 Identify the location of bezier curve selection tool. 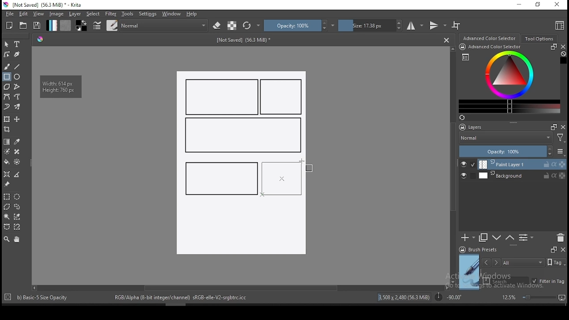
(7, 227).